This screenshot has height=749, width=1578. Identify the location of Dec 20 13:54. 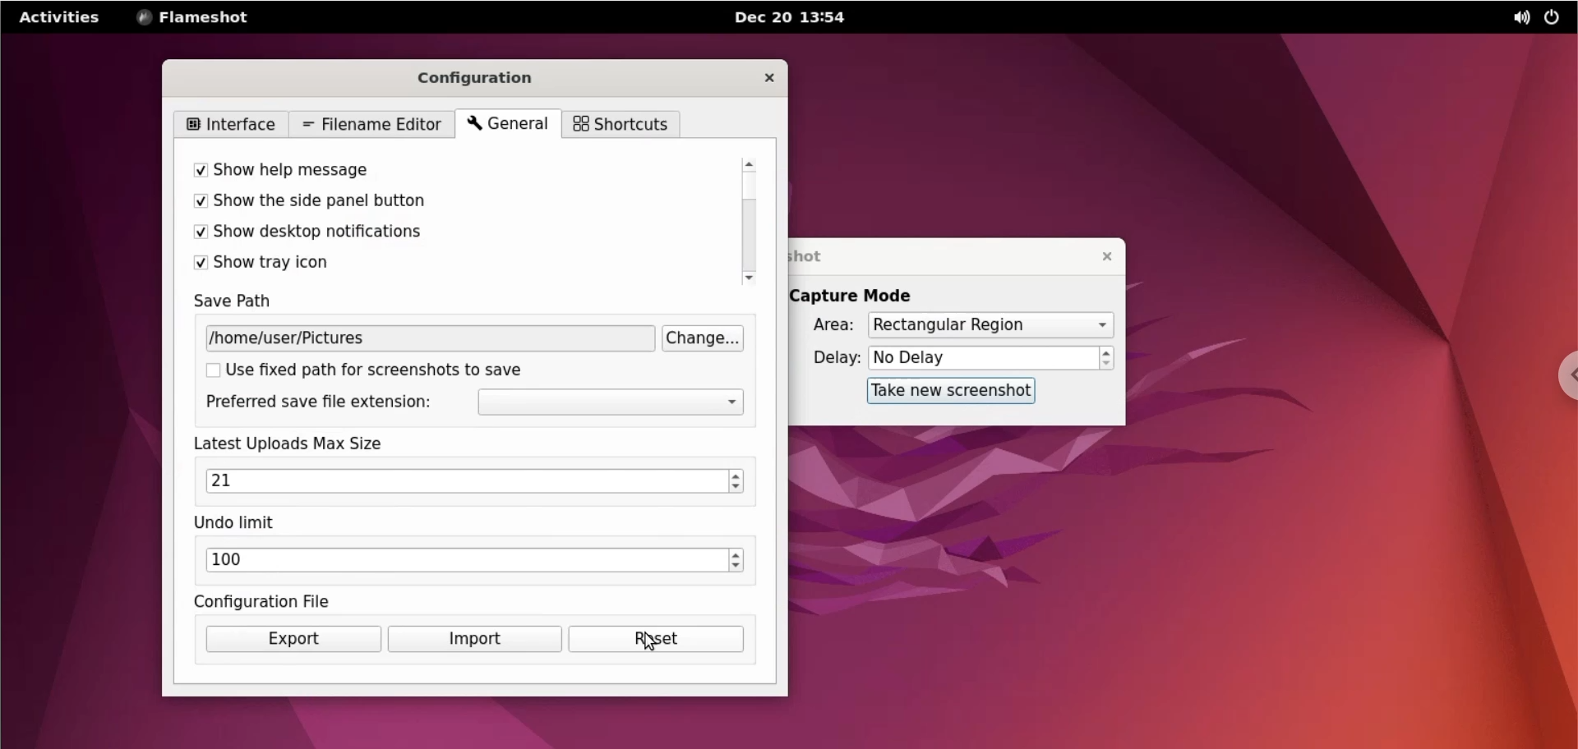
(800, 19).